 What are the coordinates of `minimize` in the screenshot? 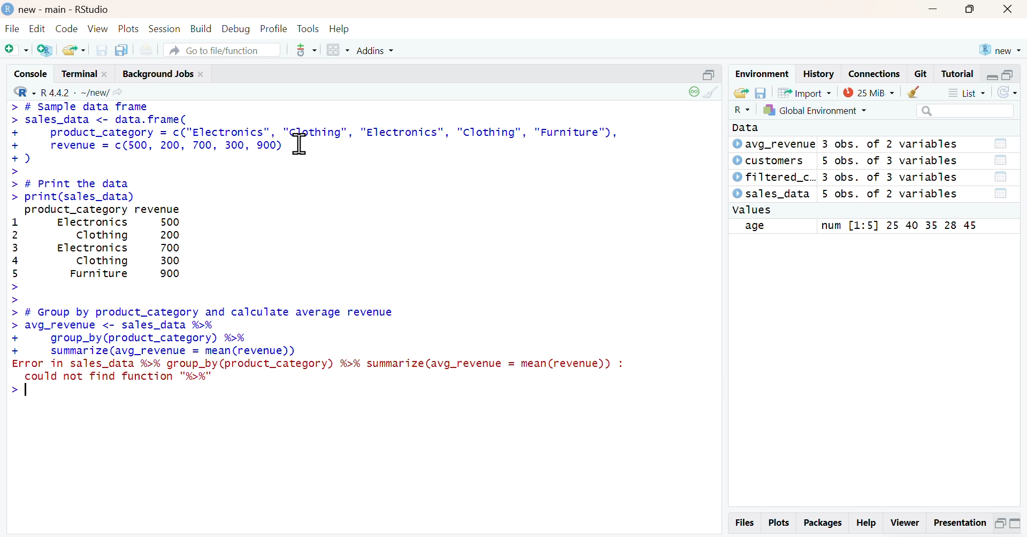 It's located at (710, 74).